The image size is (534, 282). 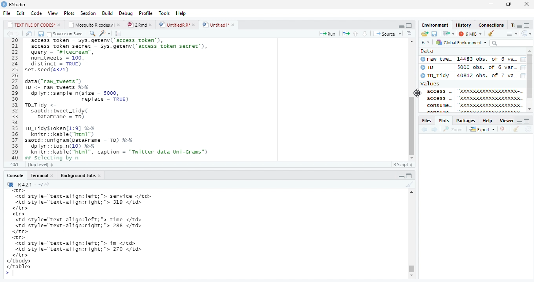 What do you see at coordinates (463, 43) in the screenshot?
I see ` Global Environment ` at bounding box center [463, 43].